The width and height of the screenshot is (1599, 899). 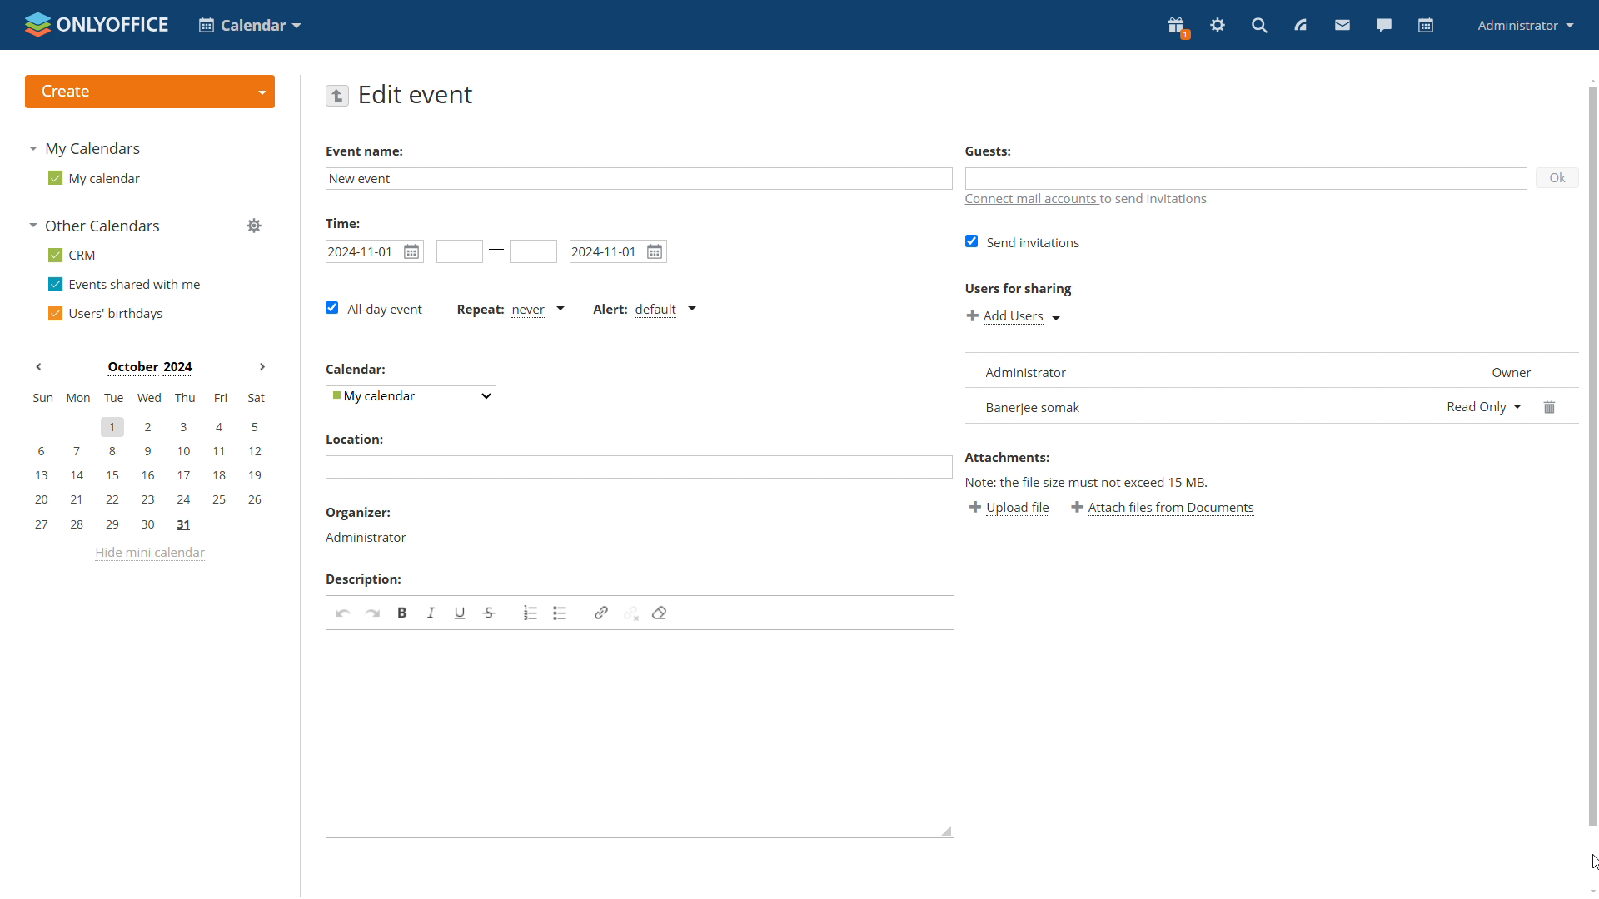 What do you see at coordinates (1427, 26) in the screenshot?
I see `calendar` at bounding box center [1427, 26].